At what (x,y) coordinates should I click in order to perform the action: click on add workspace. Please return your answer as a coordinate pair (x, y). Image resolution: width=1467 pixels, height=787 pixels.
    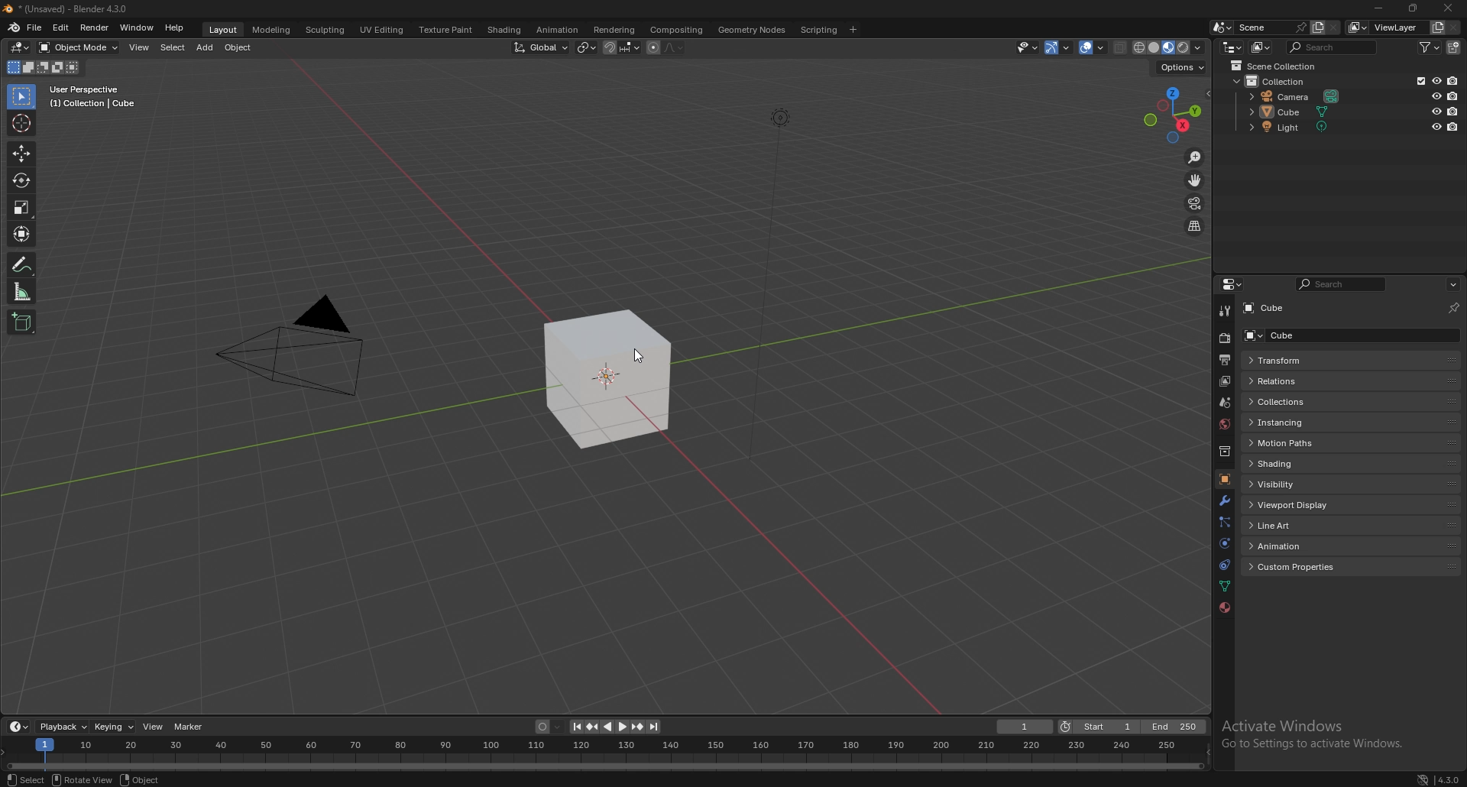
    Looking at the image, I should click on (853, 30).